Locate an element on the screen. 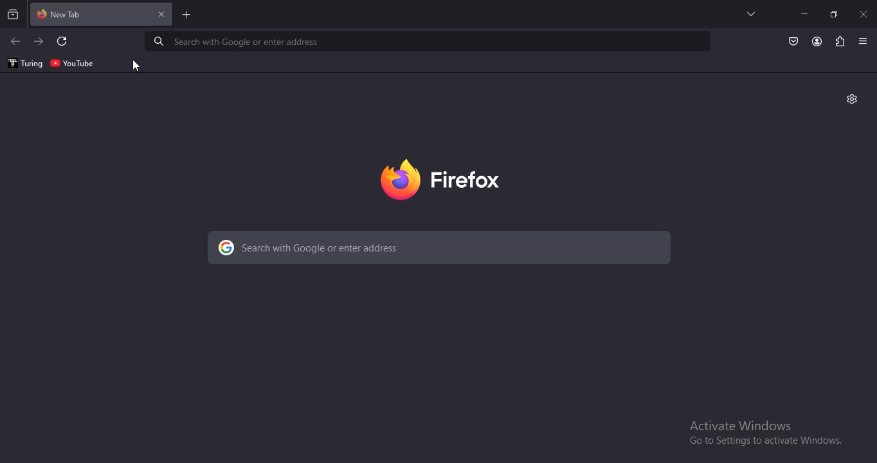  settings is located at coordinates (852, 98).